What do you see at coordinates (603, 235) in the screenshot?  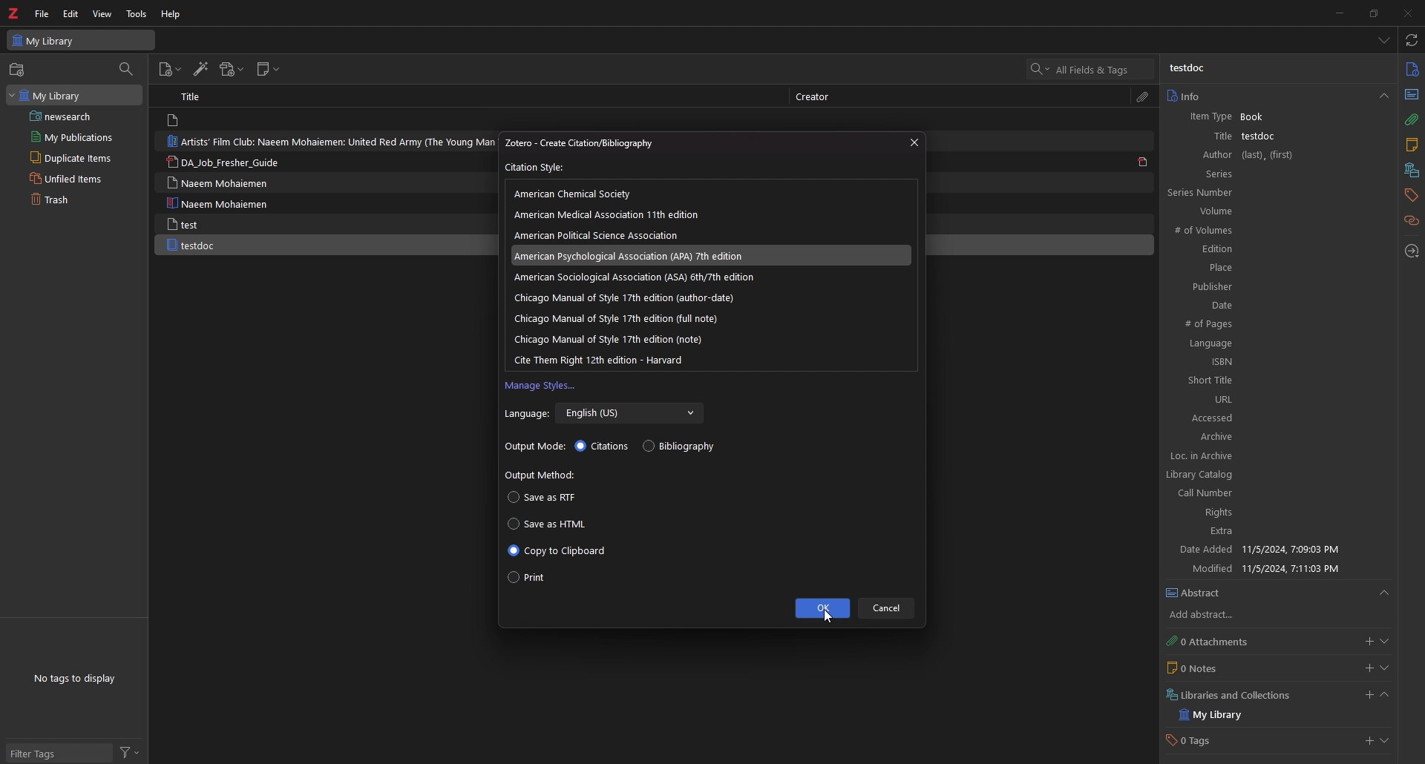 I see `american political science association` at bounding box center [603, 235].